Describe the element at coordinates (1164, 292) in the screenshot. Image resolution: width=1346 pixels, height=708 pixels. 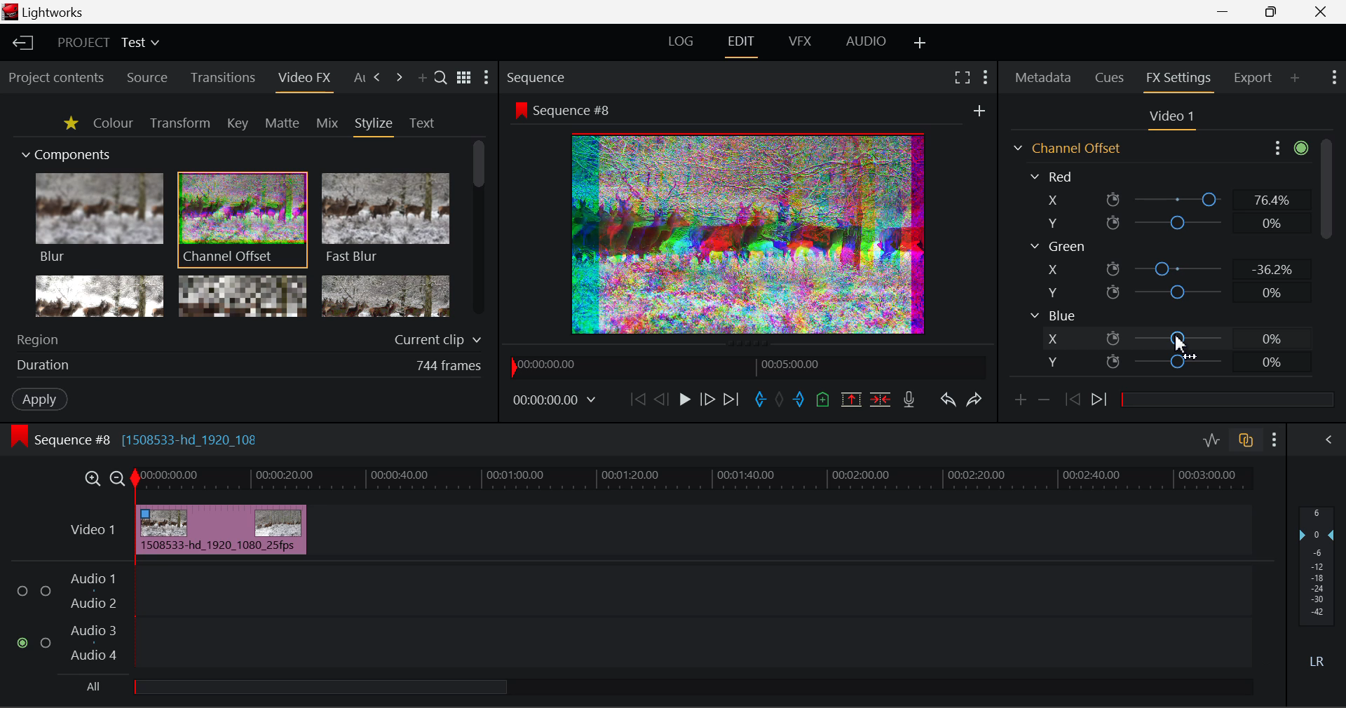
I see `Green Y` at that location.